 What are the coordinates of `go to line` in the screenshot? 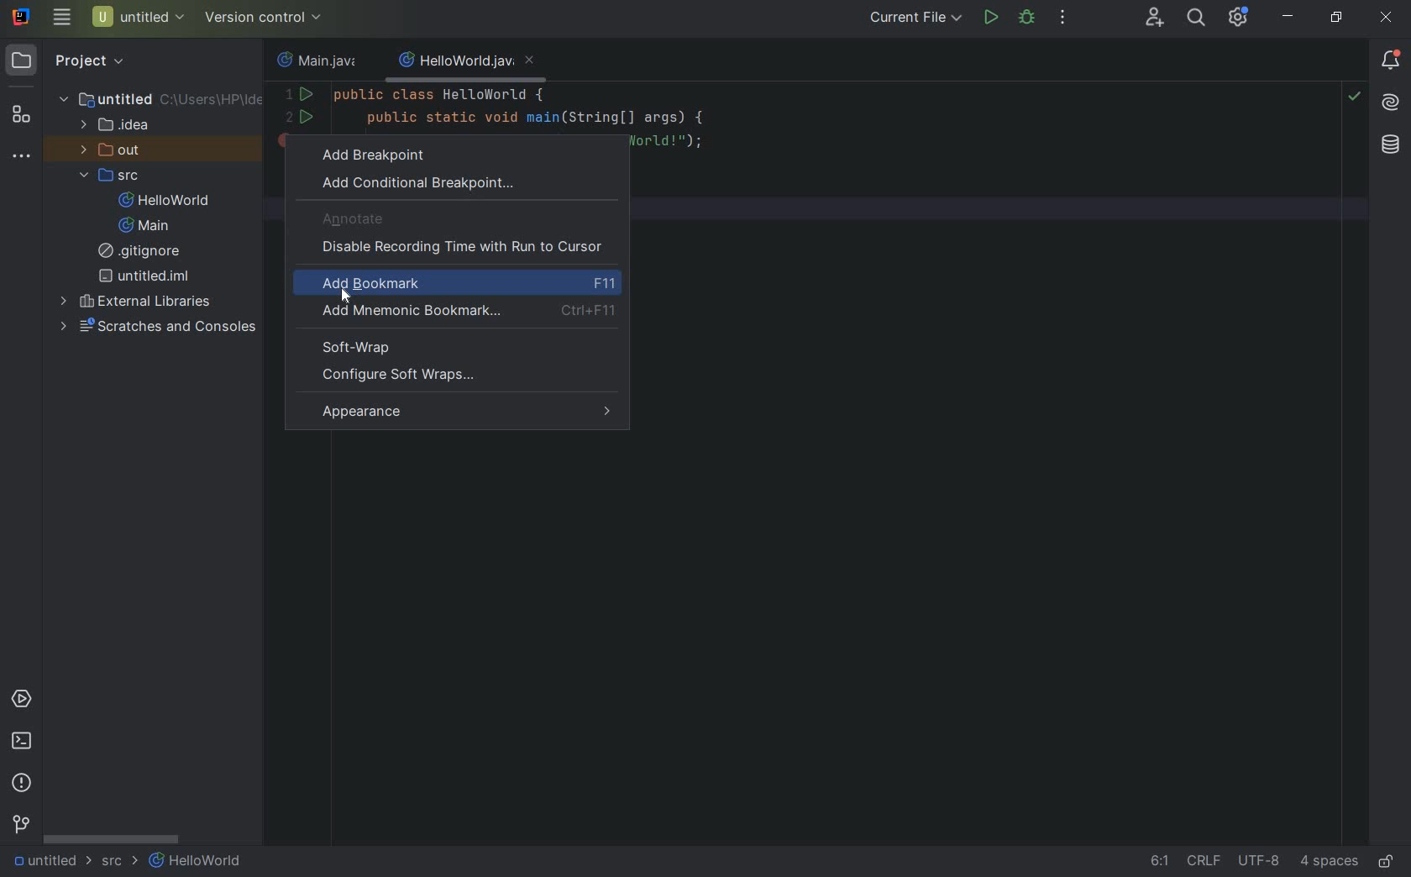 It's located at (1155, 864).